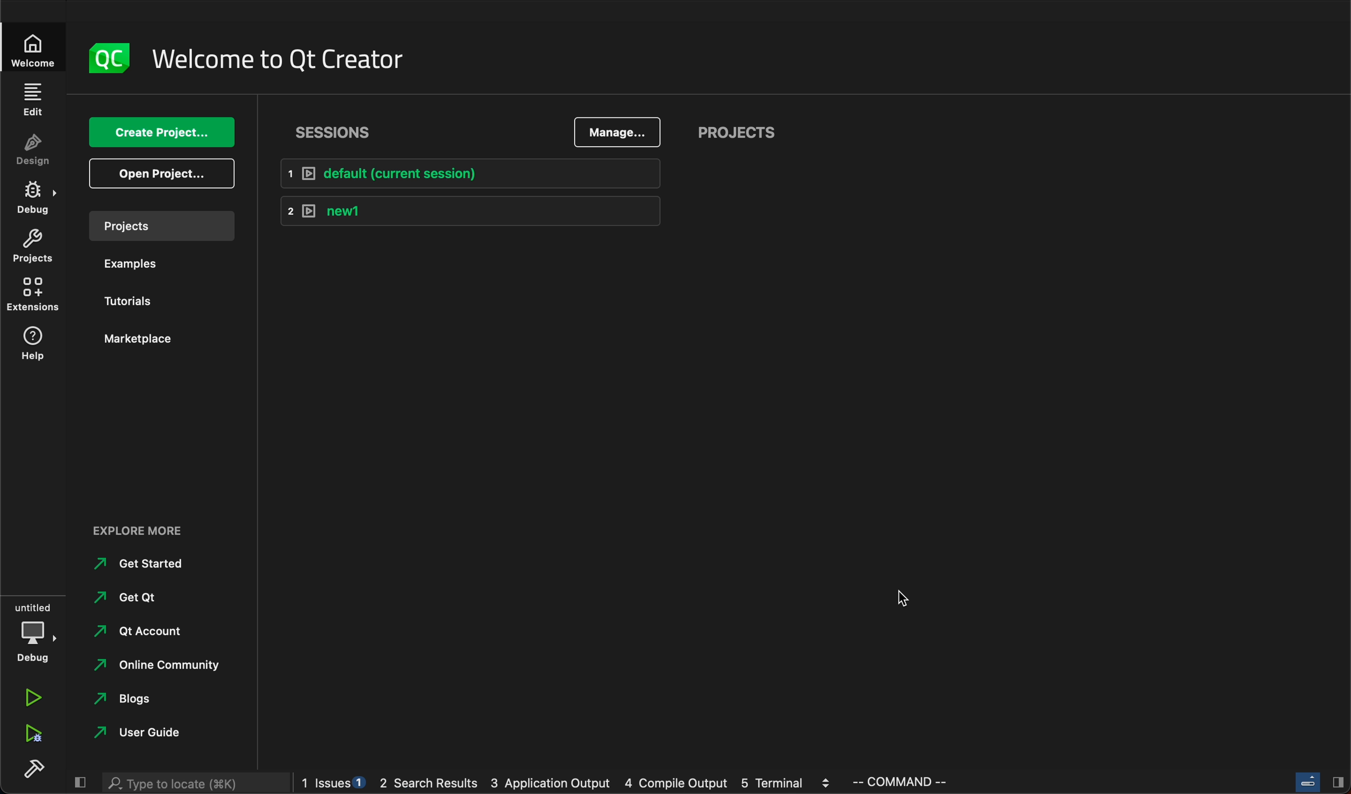 Image resolution: width=1351 pixels, height=794 pixels. Describe the element at coordinates (142, 633) in the screenshot. I see `account` at that location.